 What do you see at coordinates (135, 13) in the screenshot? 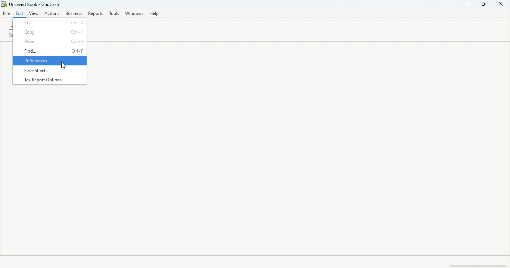
I see `Windows` at bounding box center [135, 13].